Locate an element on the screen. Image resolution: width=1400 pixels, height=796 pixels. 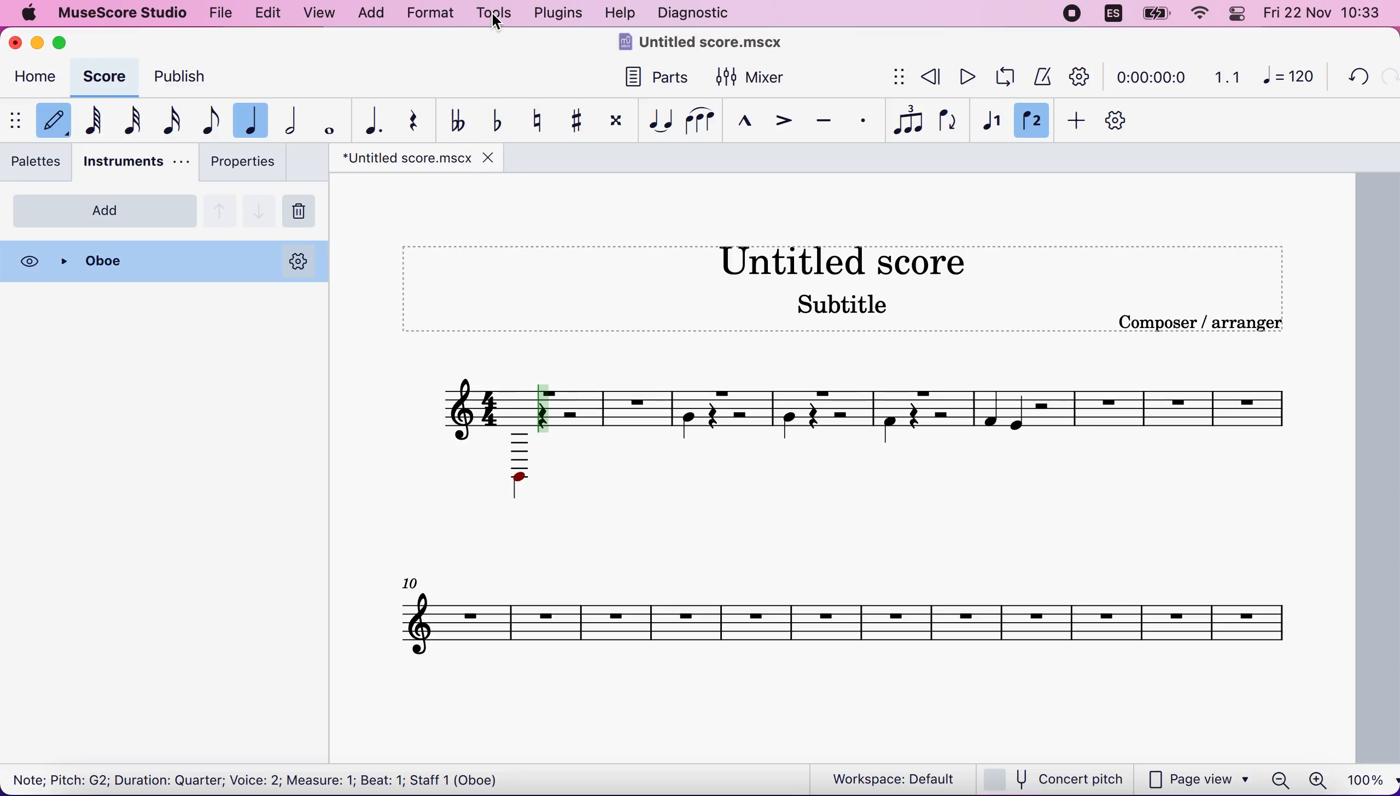
show/hide is located at coordinates (897, 77).